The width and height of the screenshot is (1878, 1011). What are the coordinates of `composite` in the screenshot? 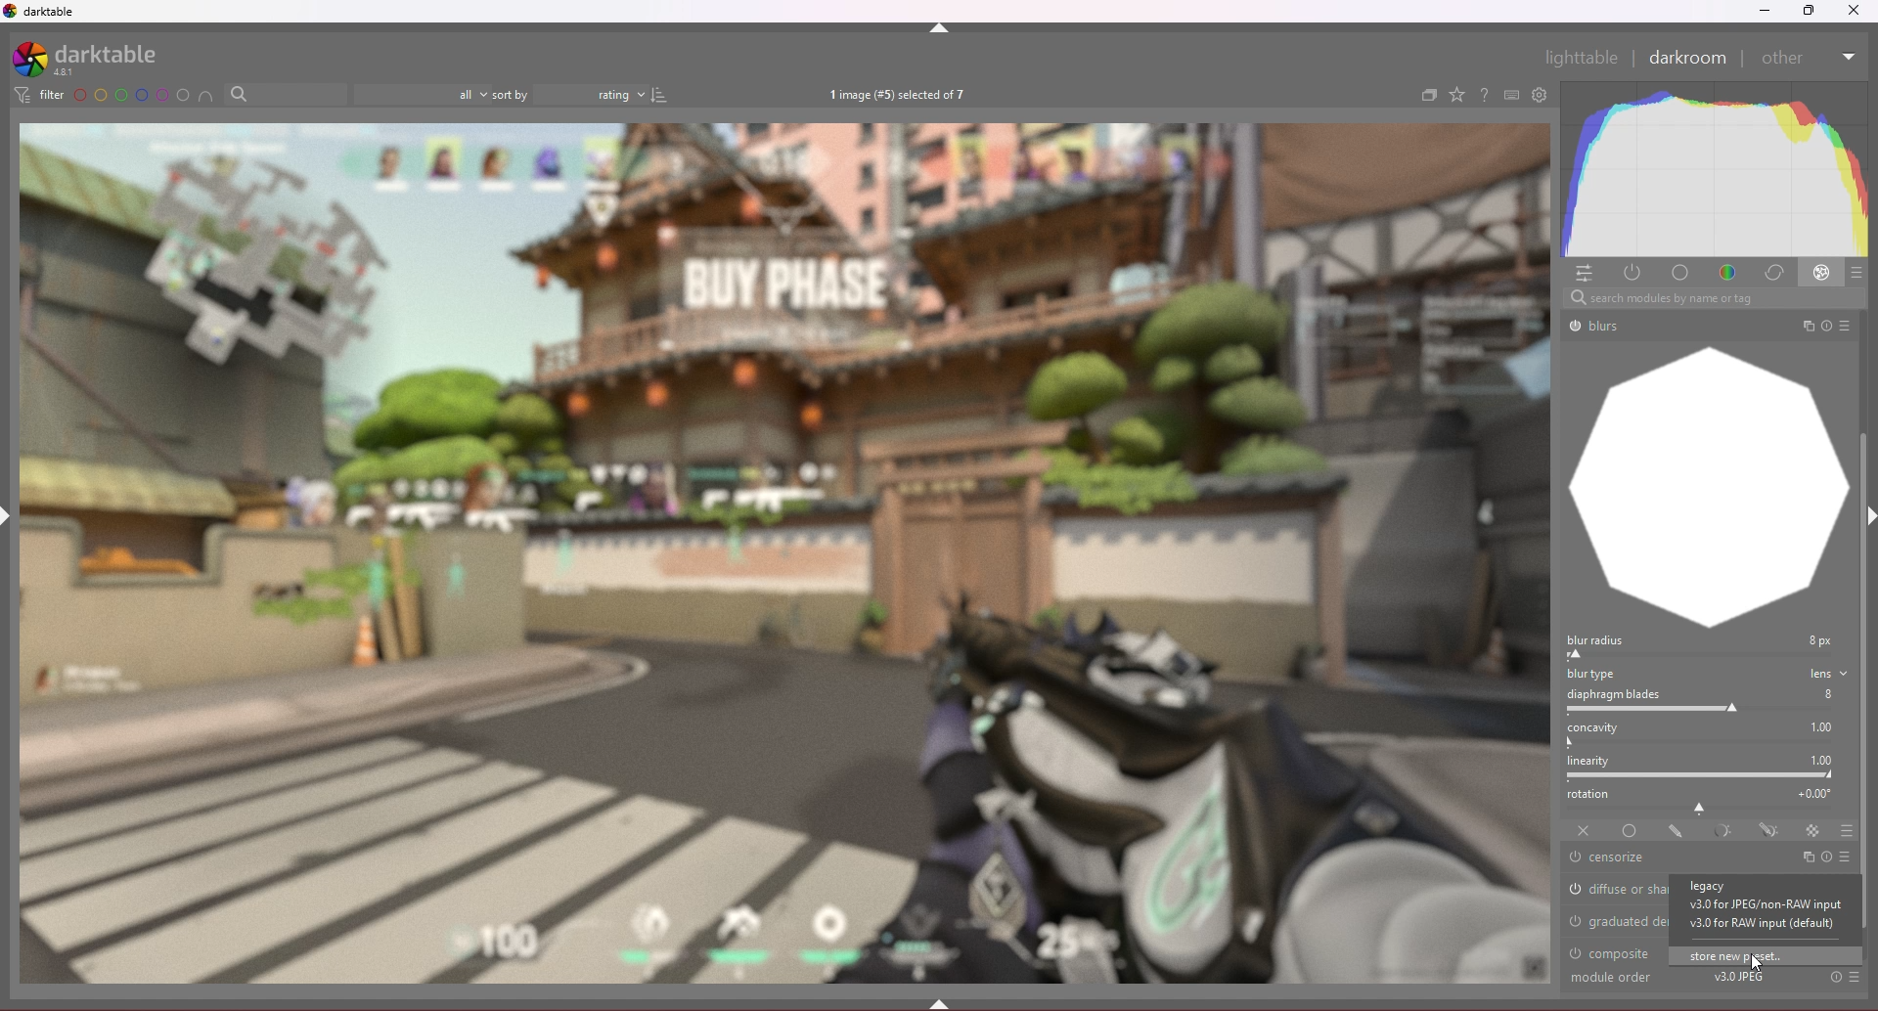 It's located at (1616, 952).